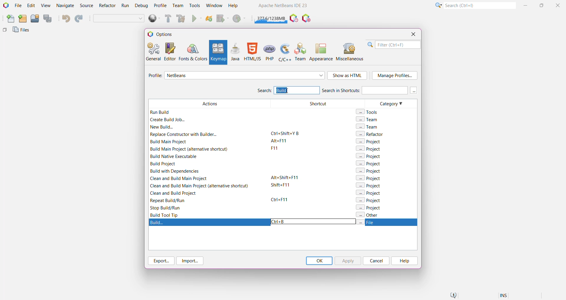 The height and width of the screenshot is (300, 566). Describe the element at coordinates (5, 31) in the screenshot. I see `` at that location.